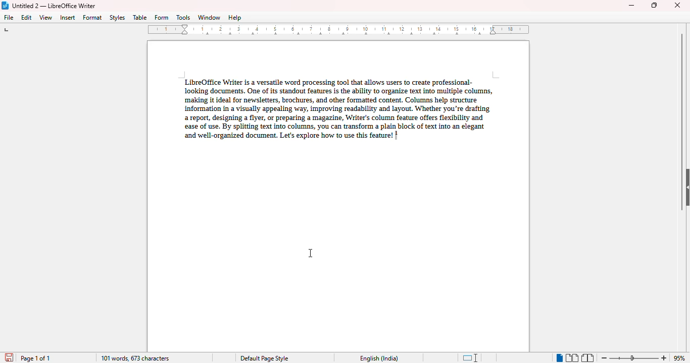 Image resolution: width=690 pixels, height=363 pixels. I want to click on format, so click(92, 17).